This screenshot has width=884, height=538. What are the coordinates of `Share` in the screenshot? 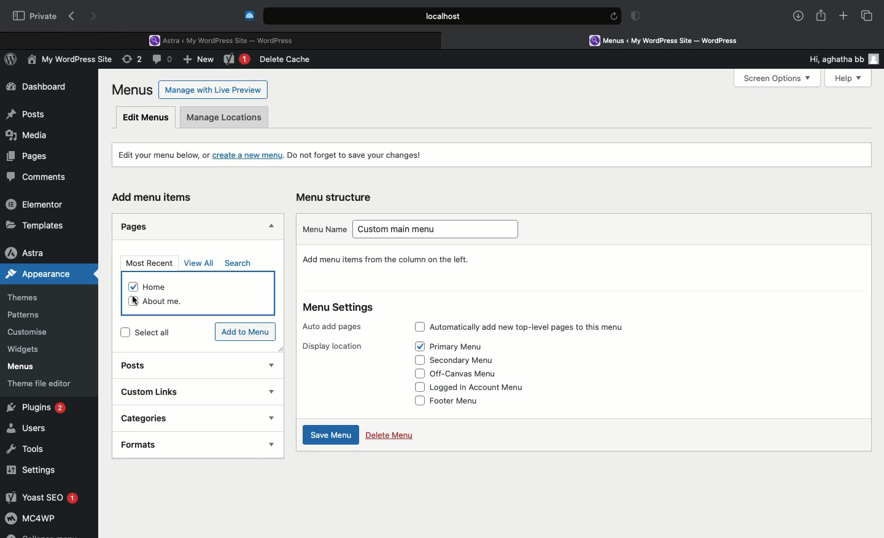 It's located at (821, 16).